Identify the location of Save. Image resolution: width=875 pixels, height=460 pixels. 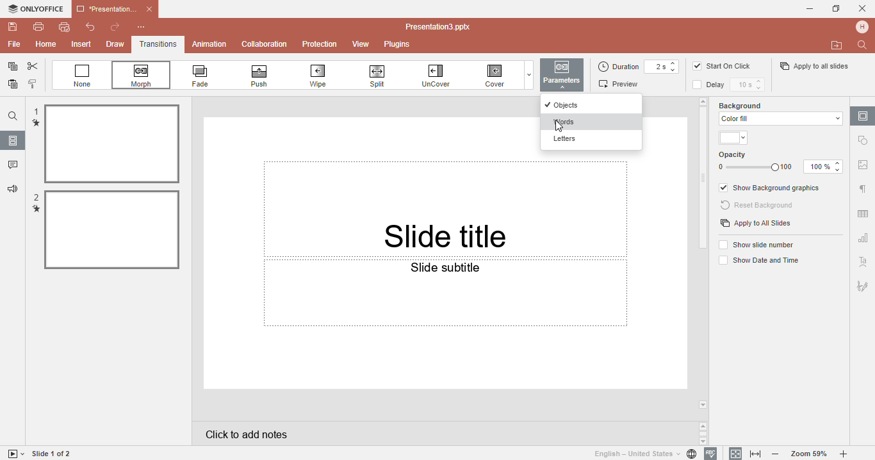
(11, 27).